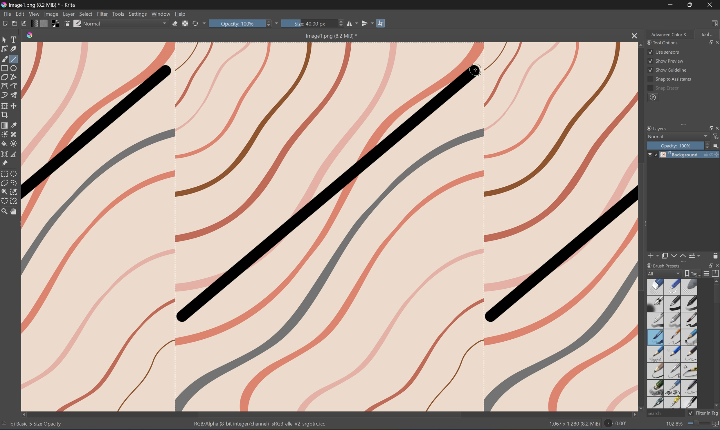 This screenshot has width=720, height=430. I want to click on Storage resources, so click(716, 273).